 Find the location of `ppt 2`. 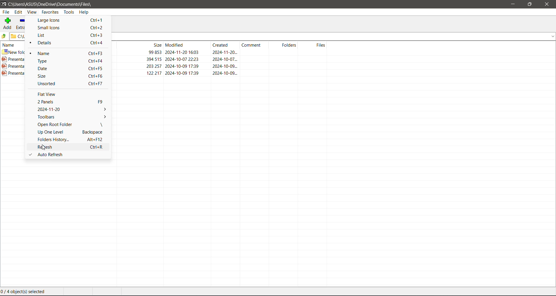

ppt 2 is located at coordinates (220, 65).